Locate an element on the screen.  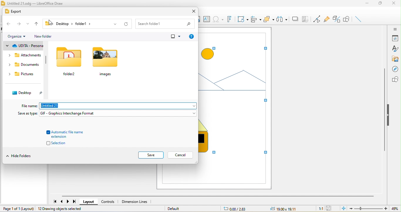
close is located at coordinates (395, 4).